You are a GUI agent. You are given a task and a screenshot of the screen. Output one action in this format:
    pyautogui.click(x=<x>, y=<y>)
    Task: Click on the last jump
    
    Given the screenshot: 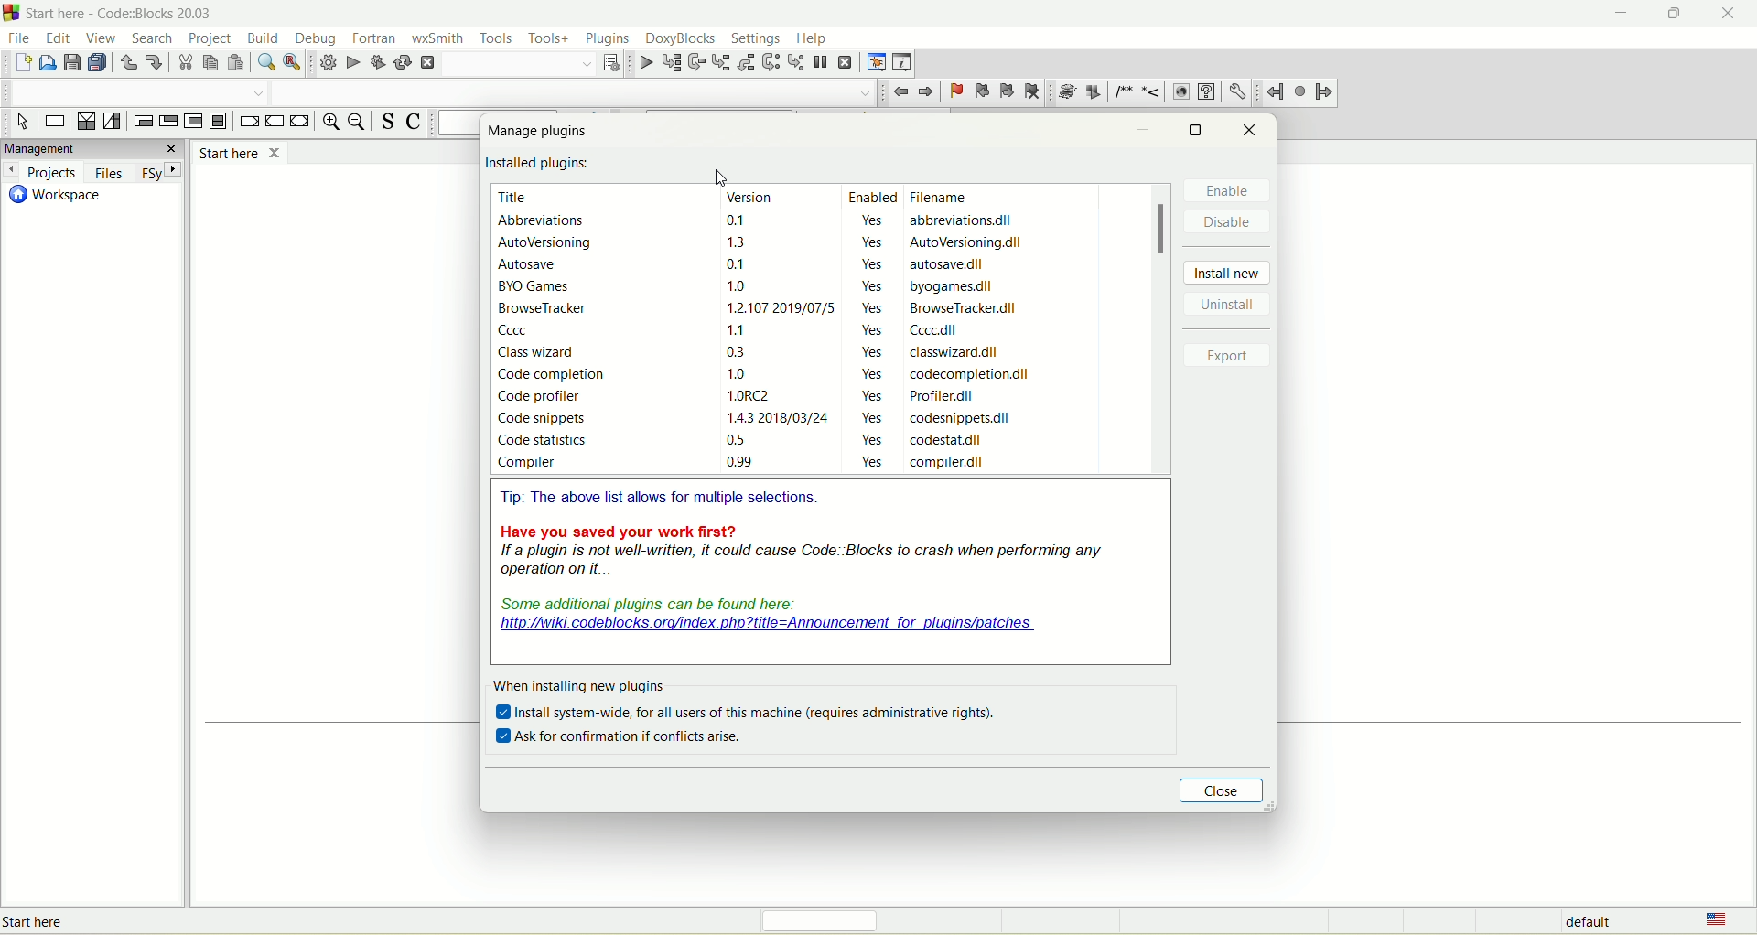 What is the action you would take?
    pyautogui.click(x=1299, y=91)
    